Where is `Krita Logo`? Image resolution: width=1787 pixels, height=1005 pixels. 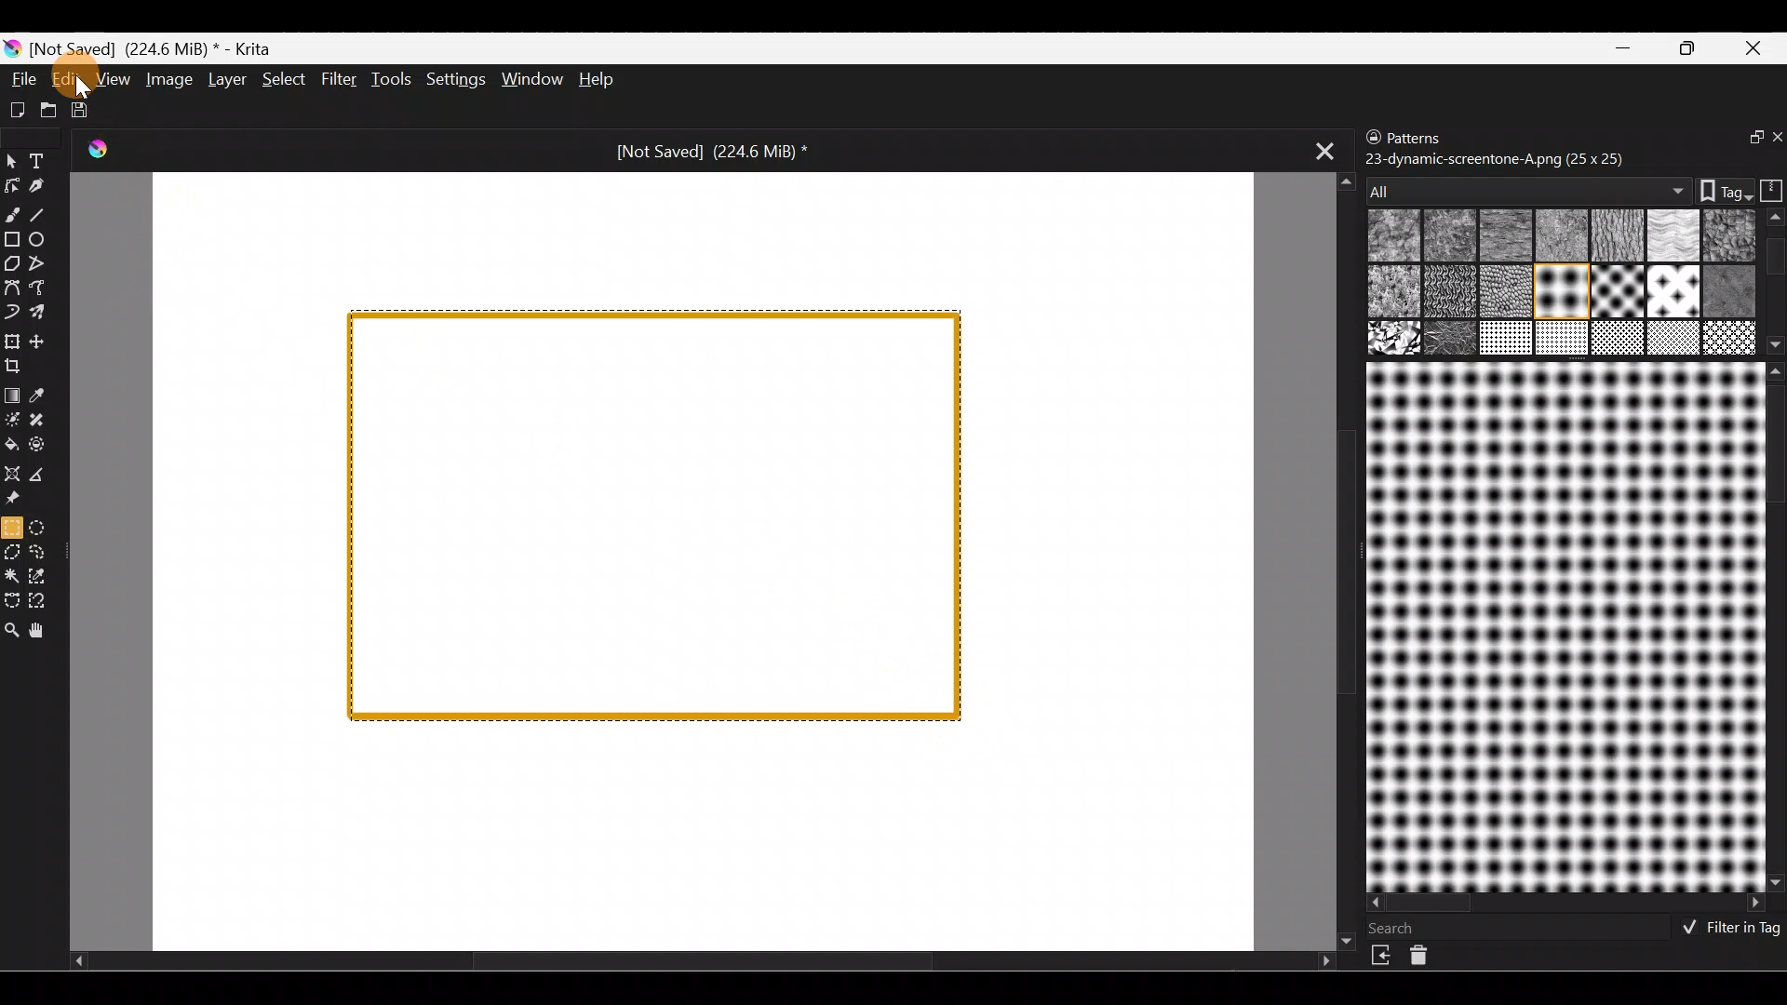
Krita Logo is located at coordinates (107, 151).